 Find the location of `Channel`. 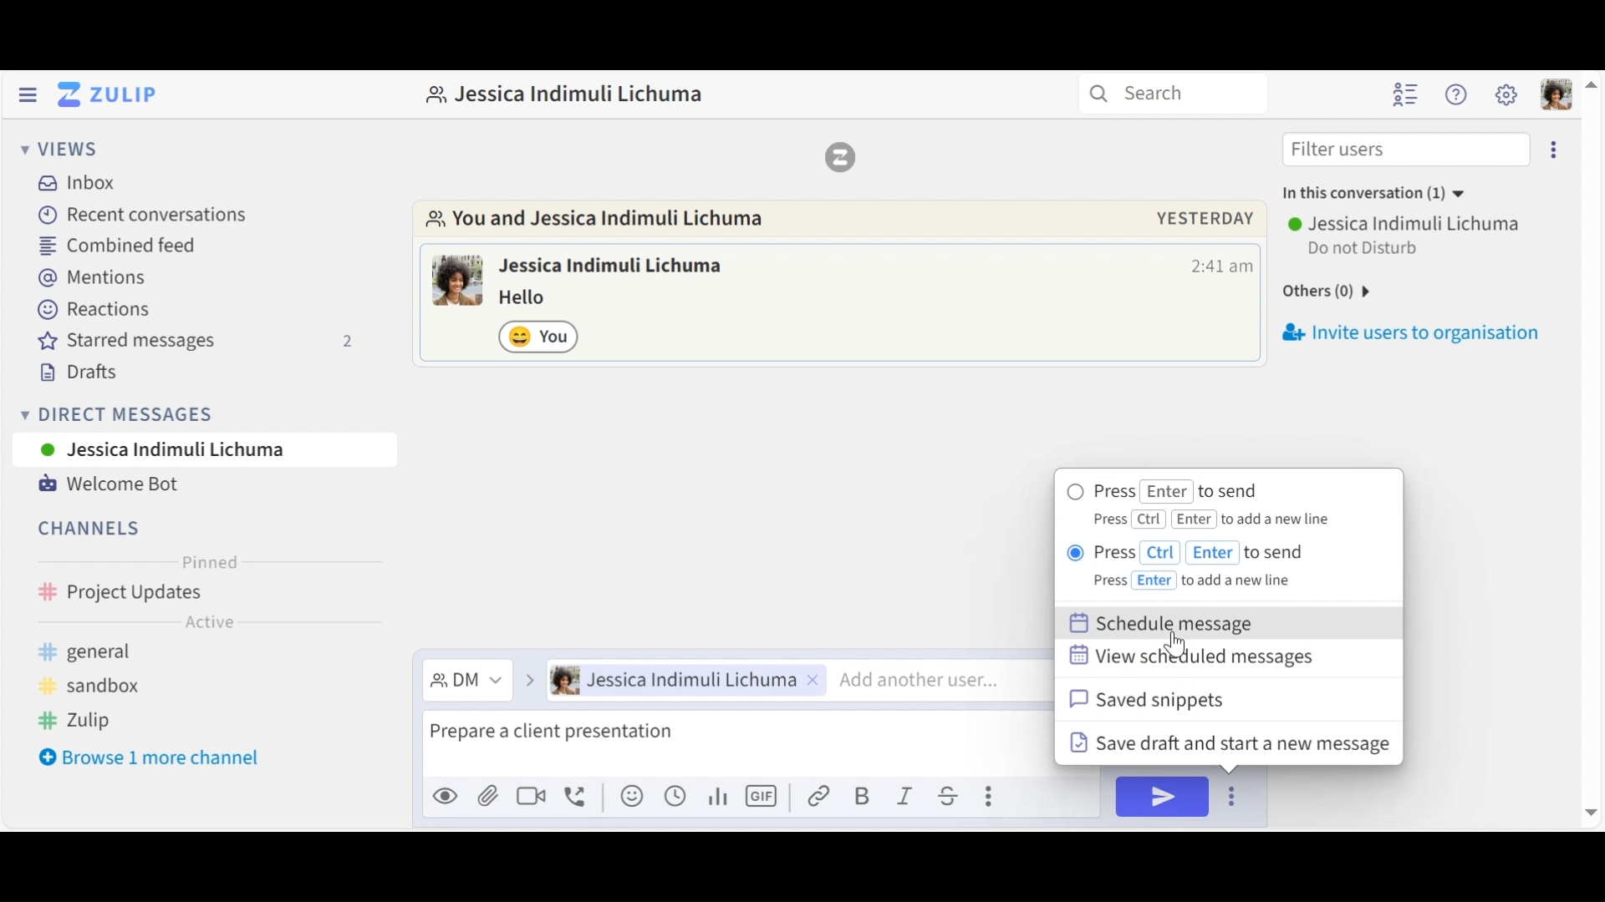

Channel is located at coordinates (91, 528).